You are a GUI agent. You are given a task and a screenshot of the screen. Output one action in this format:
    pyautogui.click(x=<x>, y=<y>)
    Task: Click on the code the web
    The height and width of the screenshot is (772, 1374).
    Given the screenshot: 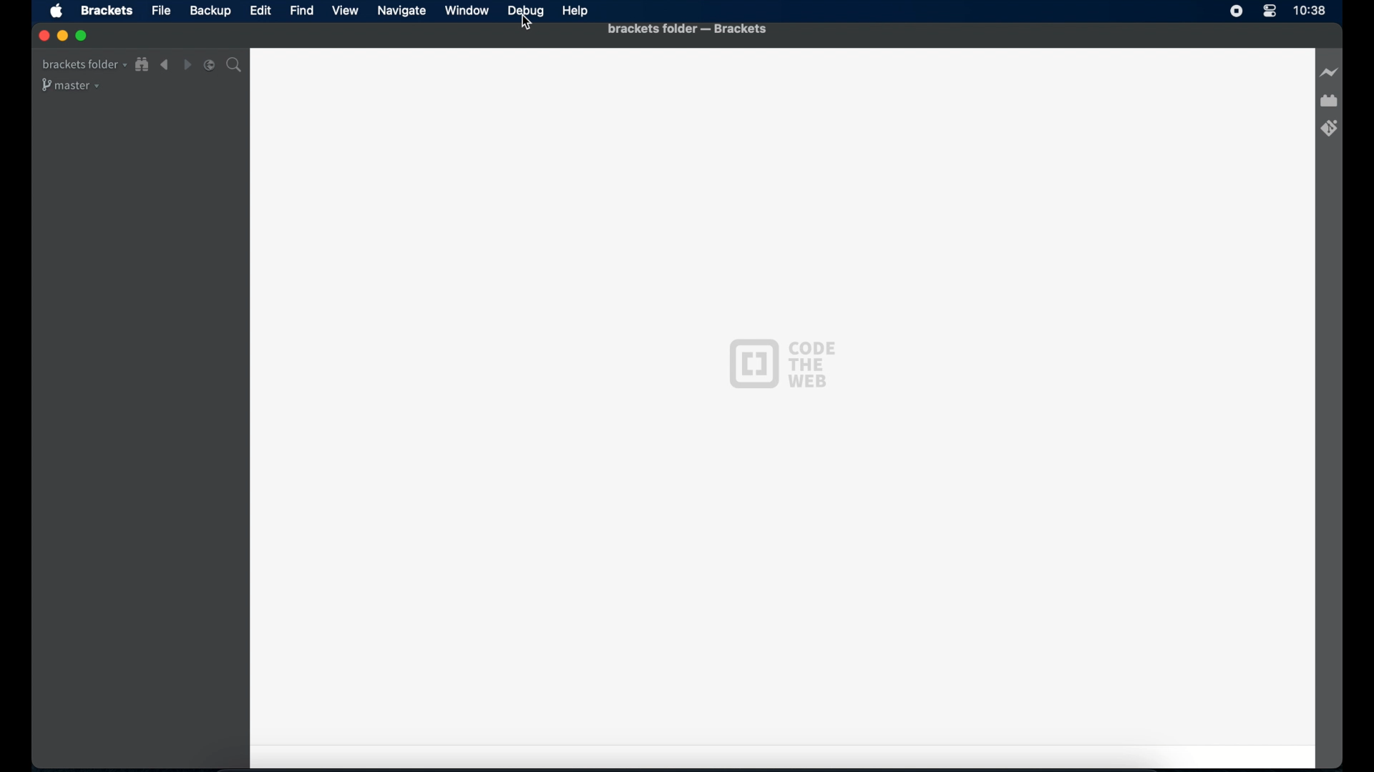 What is the action you would take?
    pyautogui.click(x=783, y=365)
    